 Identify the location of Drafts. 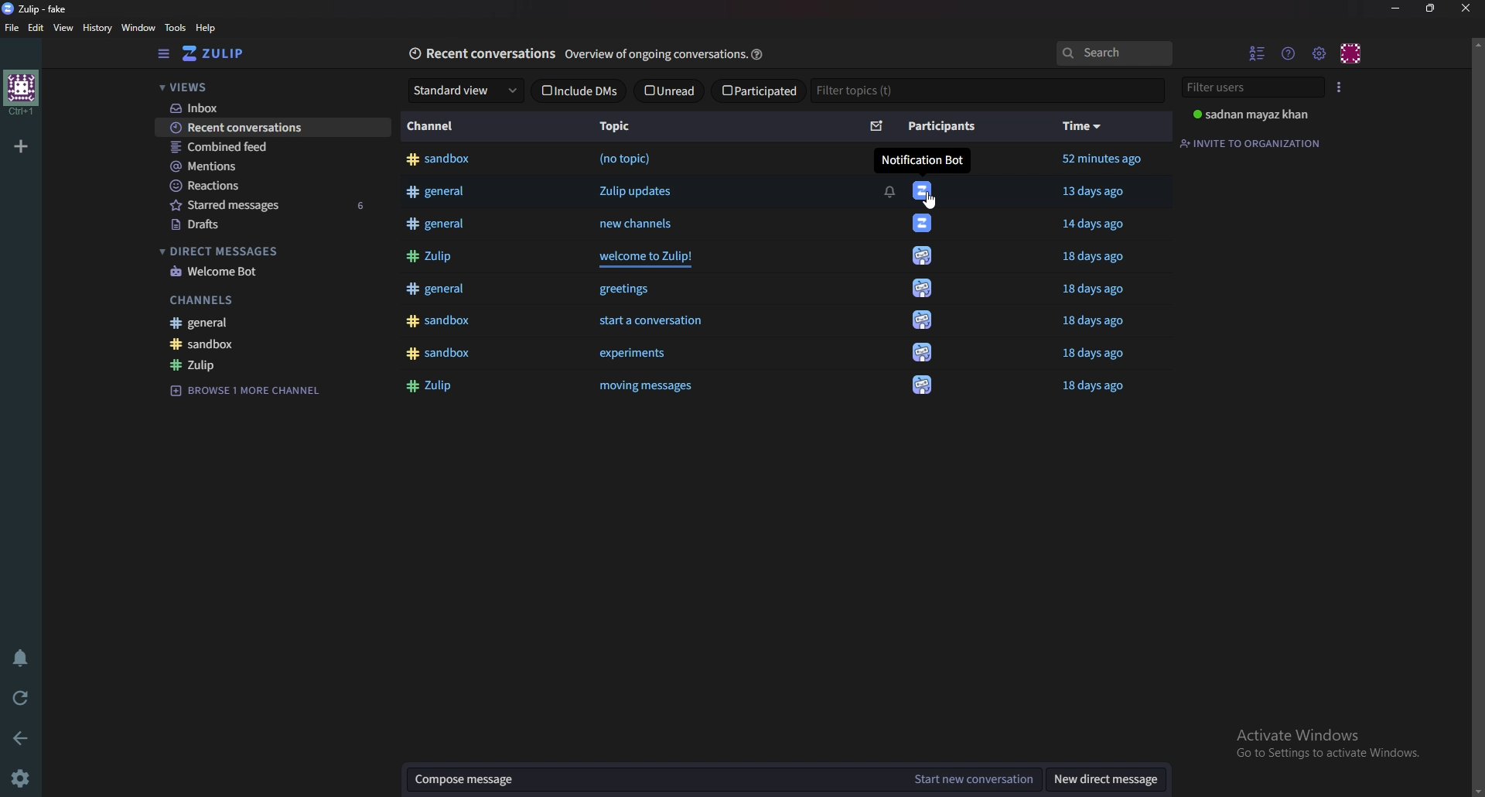
(258, 225).